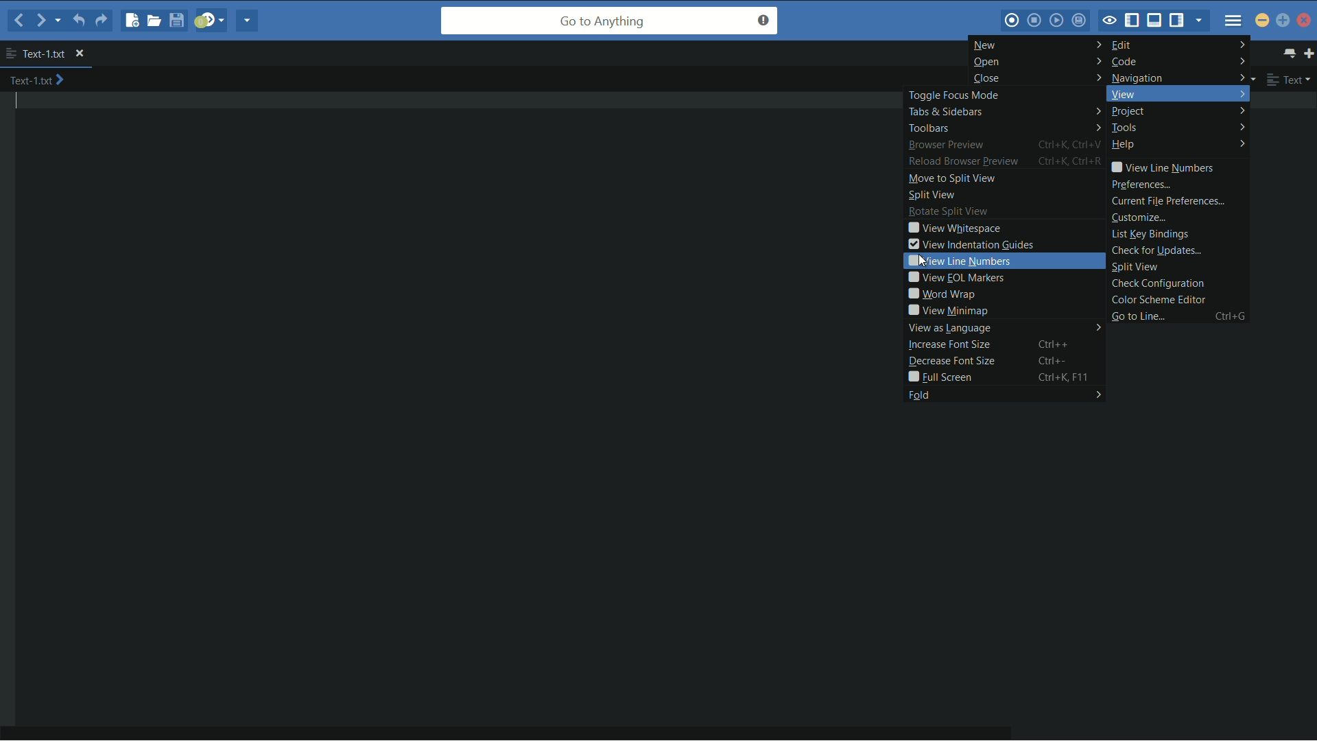 The height and width of the screenshot is (741, 1317). What do you see at coordinates (249, 22) in the screenshot?
I see `share current file` at bounding box center [249, 22].